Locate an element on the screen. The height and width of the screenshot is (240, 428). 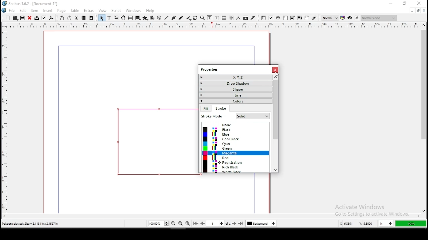
vertical ruler is located at coordinates (214, 25).